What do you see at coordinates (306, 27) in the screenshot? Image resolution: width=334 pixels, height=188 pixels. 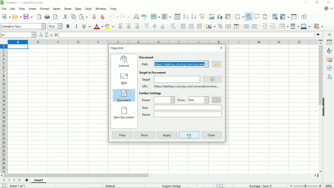 I see `Border color` at bounding box center [306, 27].